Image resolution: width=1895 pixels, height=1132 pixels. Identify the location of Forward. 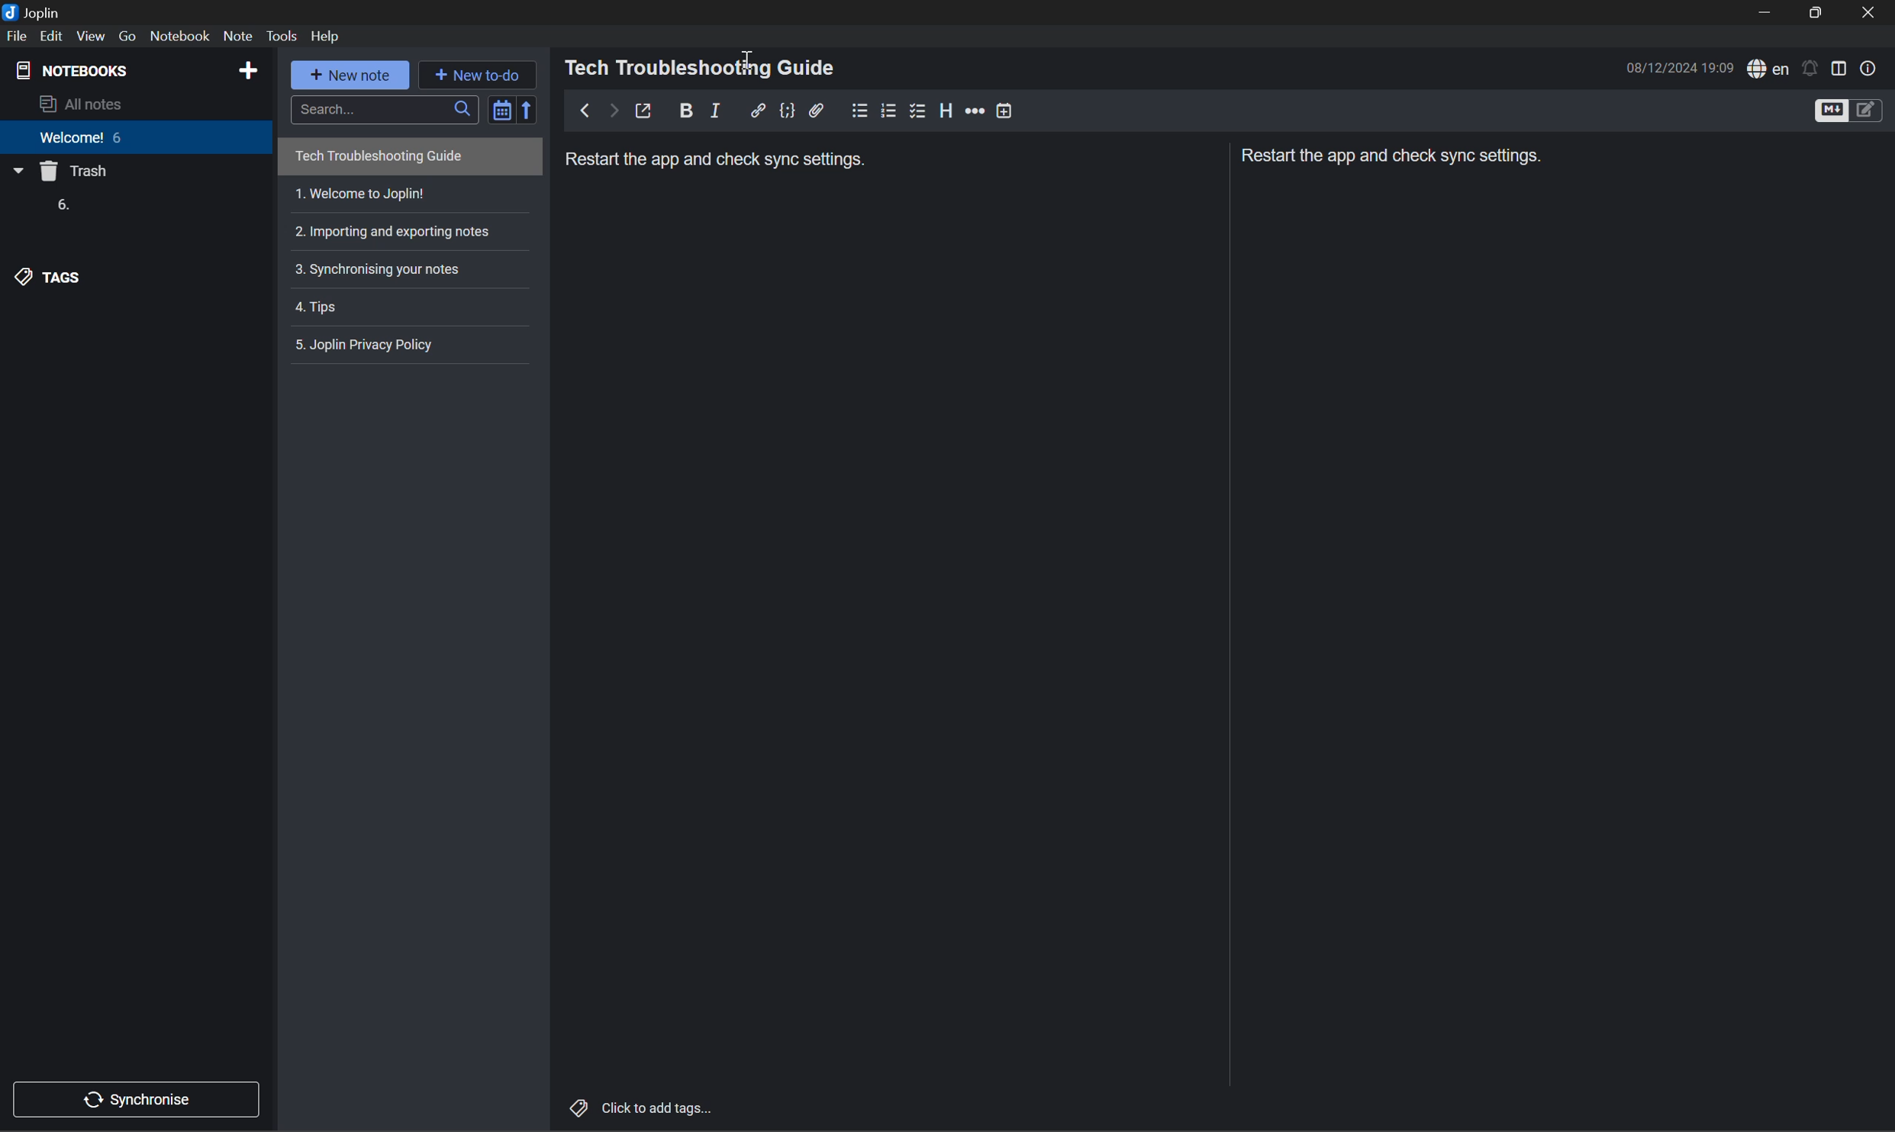
(610, 111).